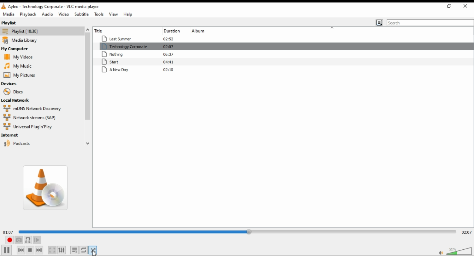  Describe the element at coordinates (144, 46) in the screenshot. I see `technology corporate` at that location.